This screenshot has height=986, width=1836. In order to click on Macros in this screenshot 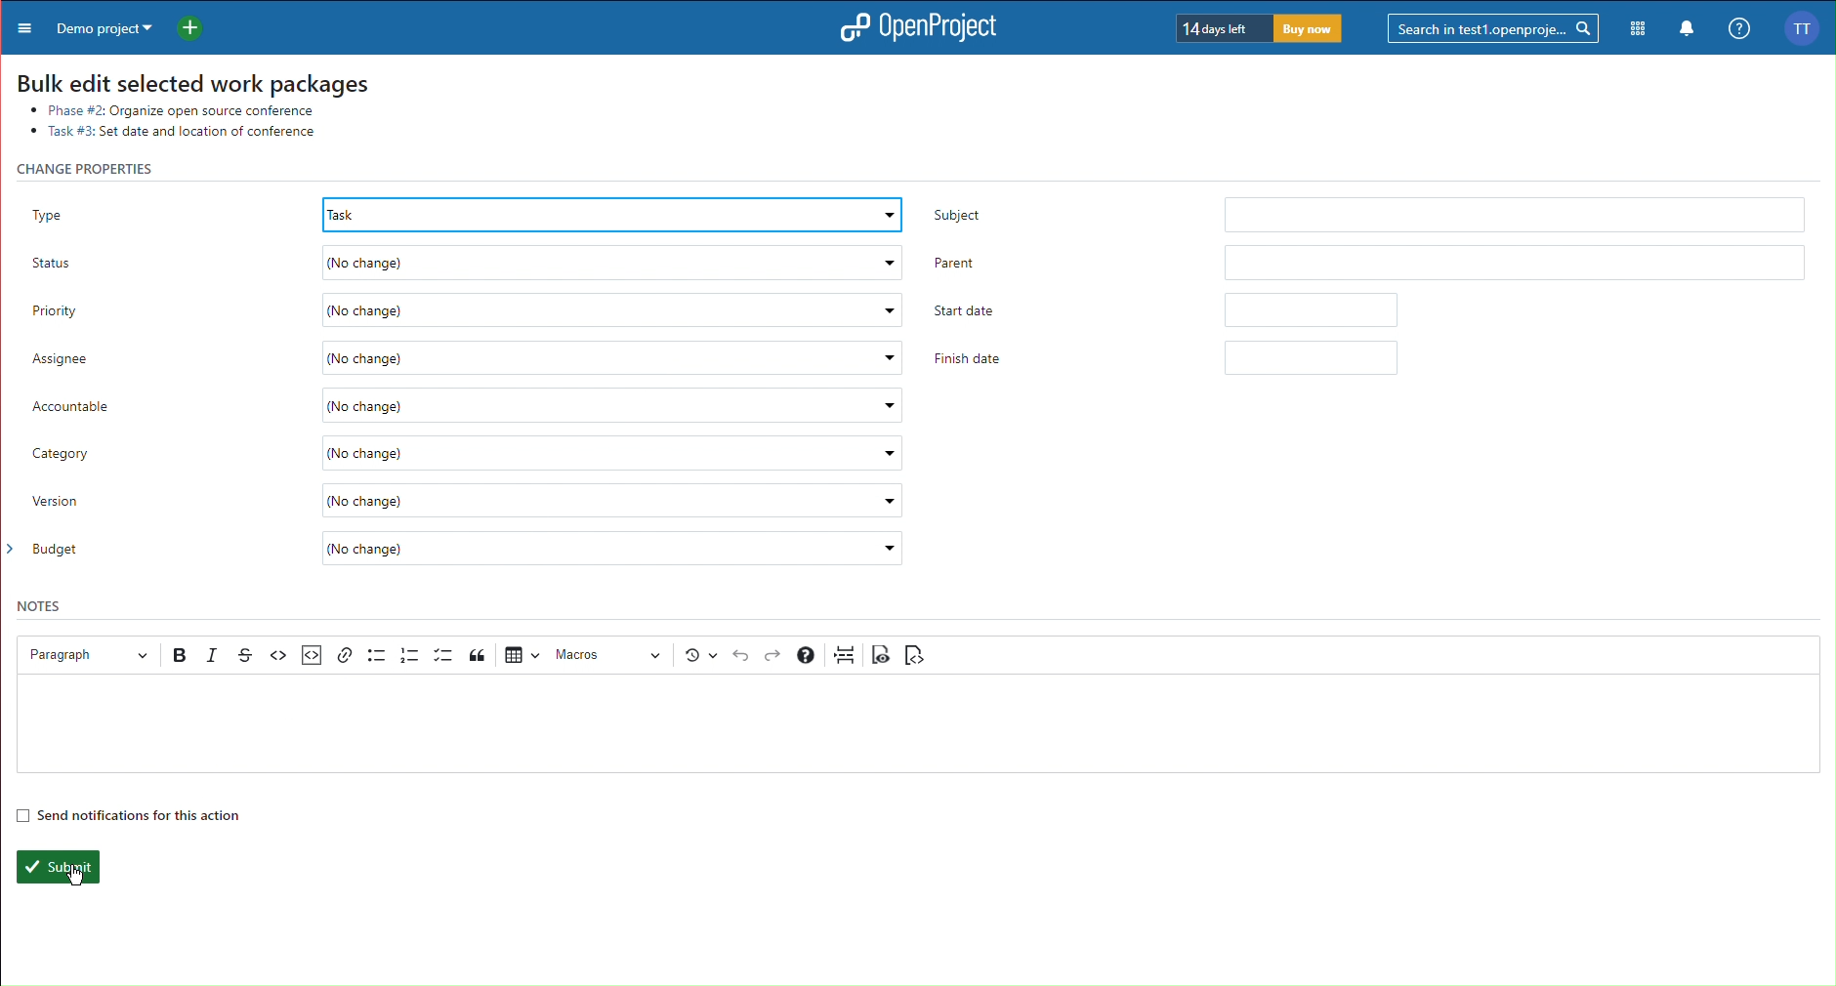, I will do `click(610, 655)`.